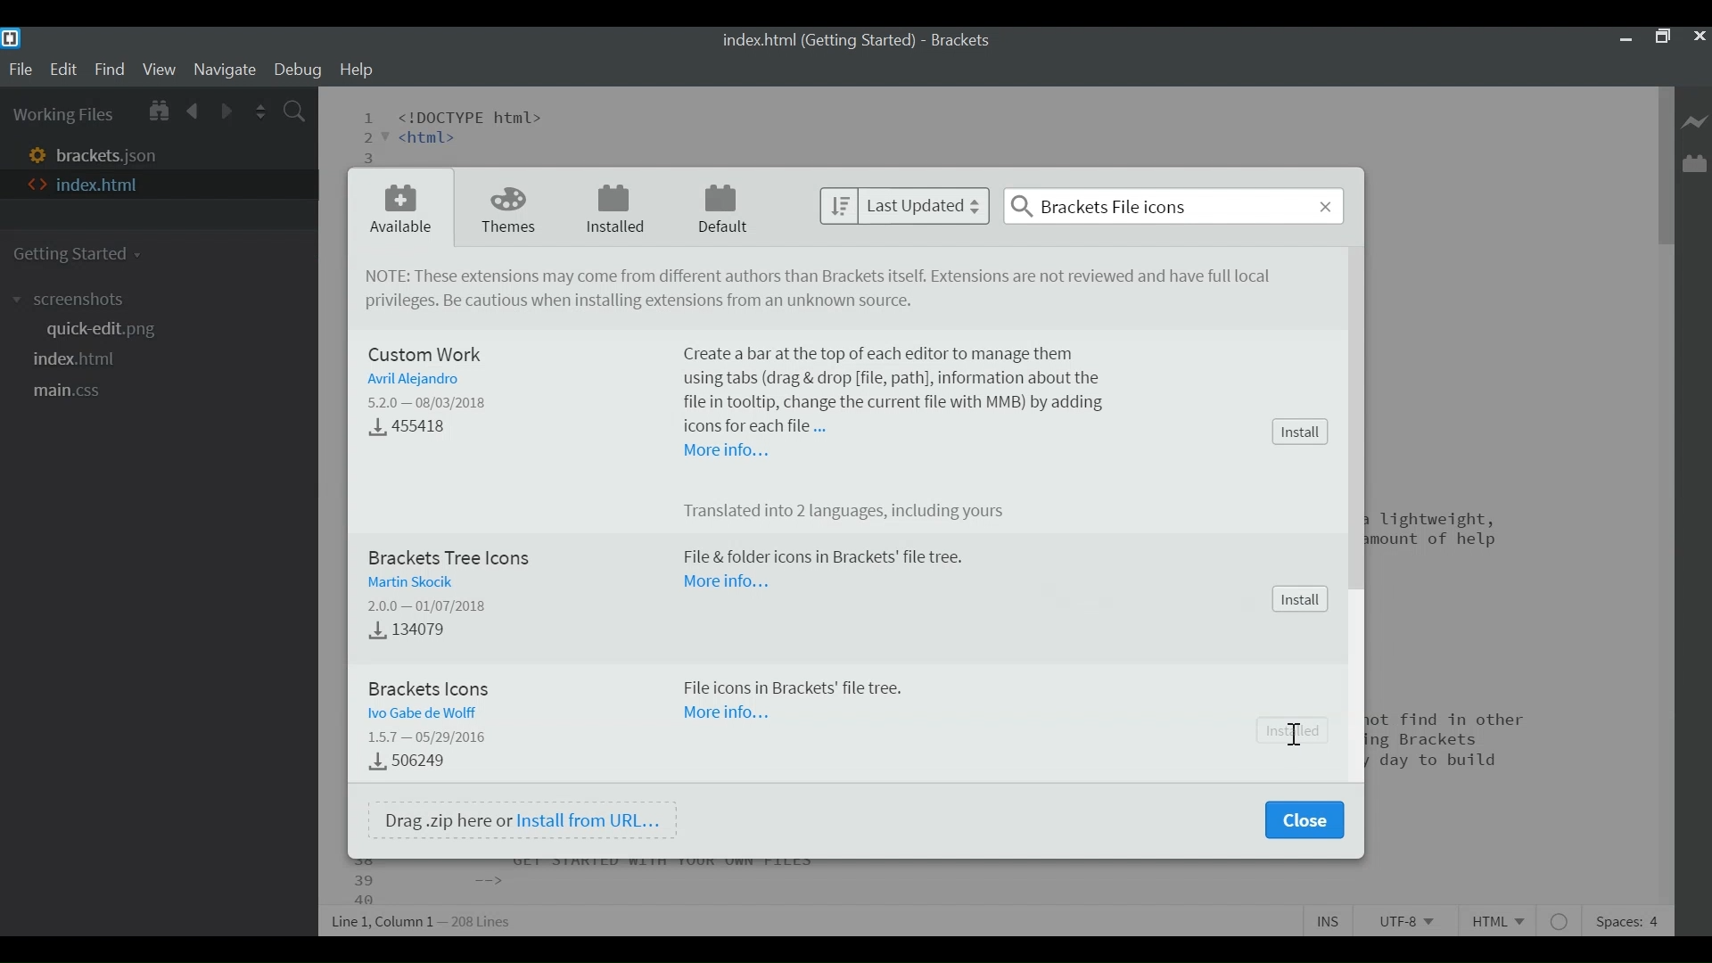 The height and width of the screenshot is (963, 1712). Describe the element at coordinates (115, 152) in the screenshot. I see `bracket.json` at that location.